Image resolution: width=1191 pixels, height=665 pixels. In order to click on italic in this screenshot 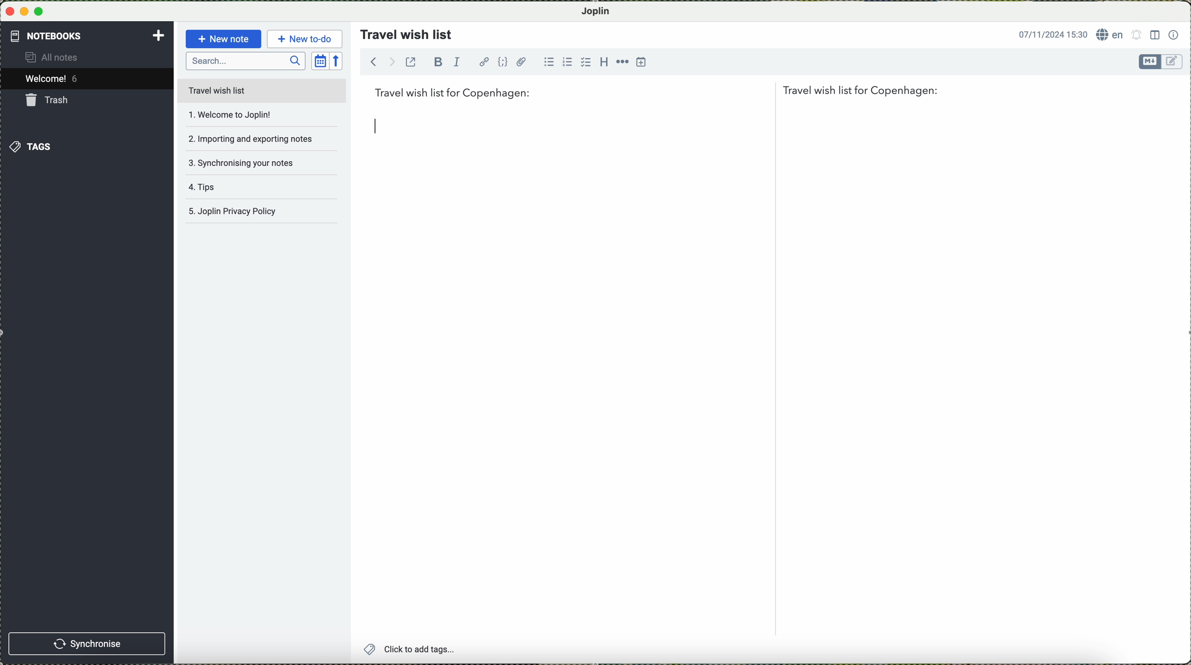, I will do `click(460, 63)`.